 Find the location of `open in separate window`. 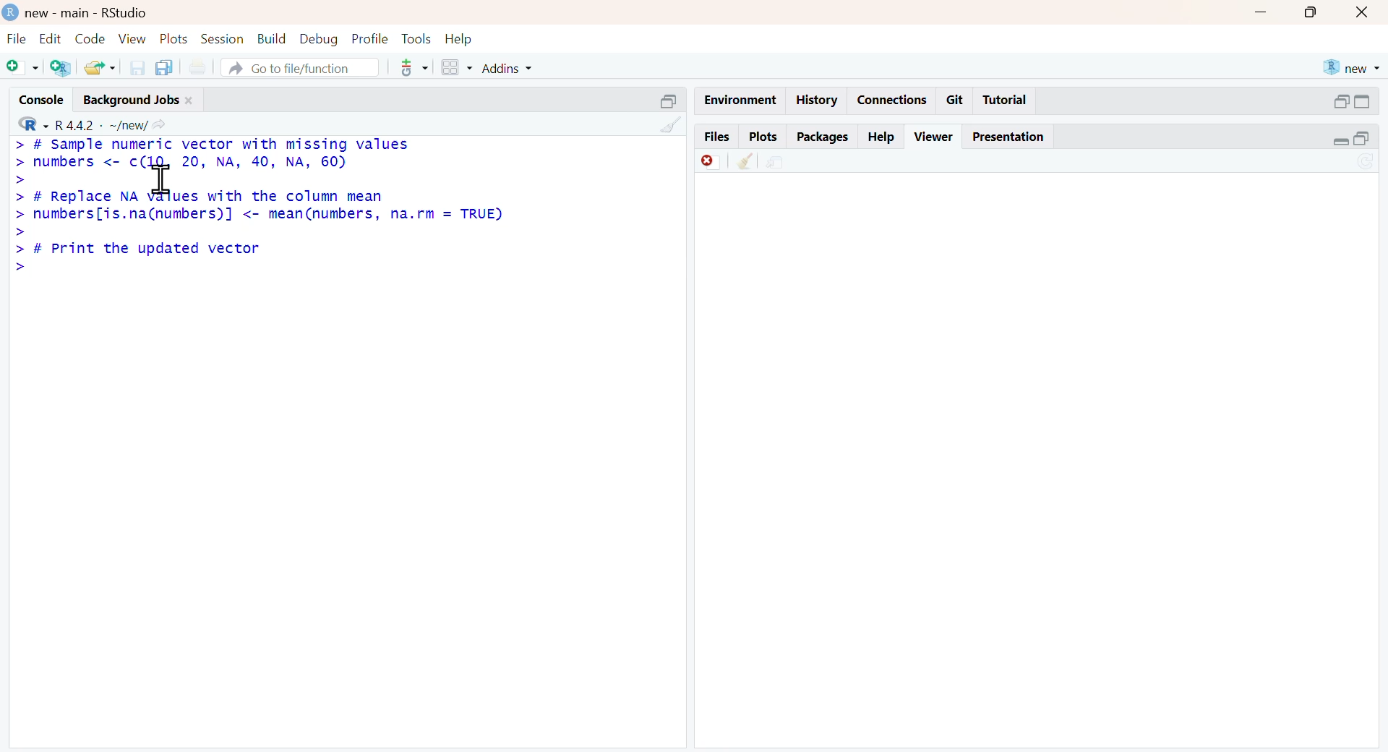

open in separate window is located at coordinates (670, 101).